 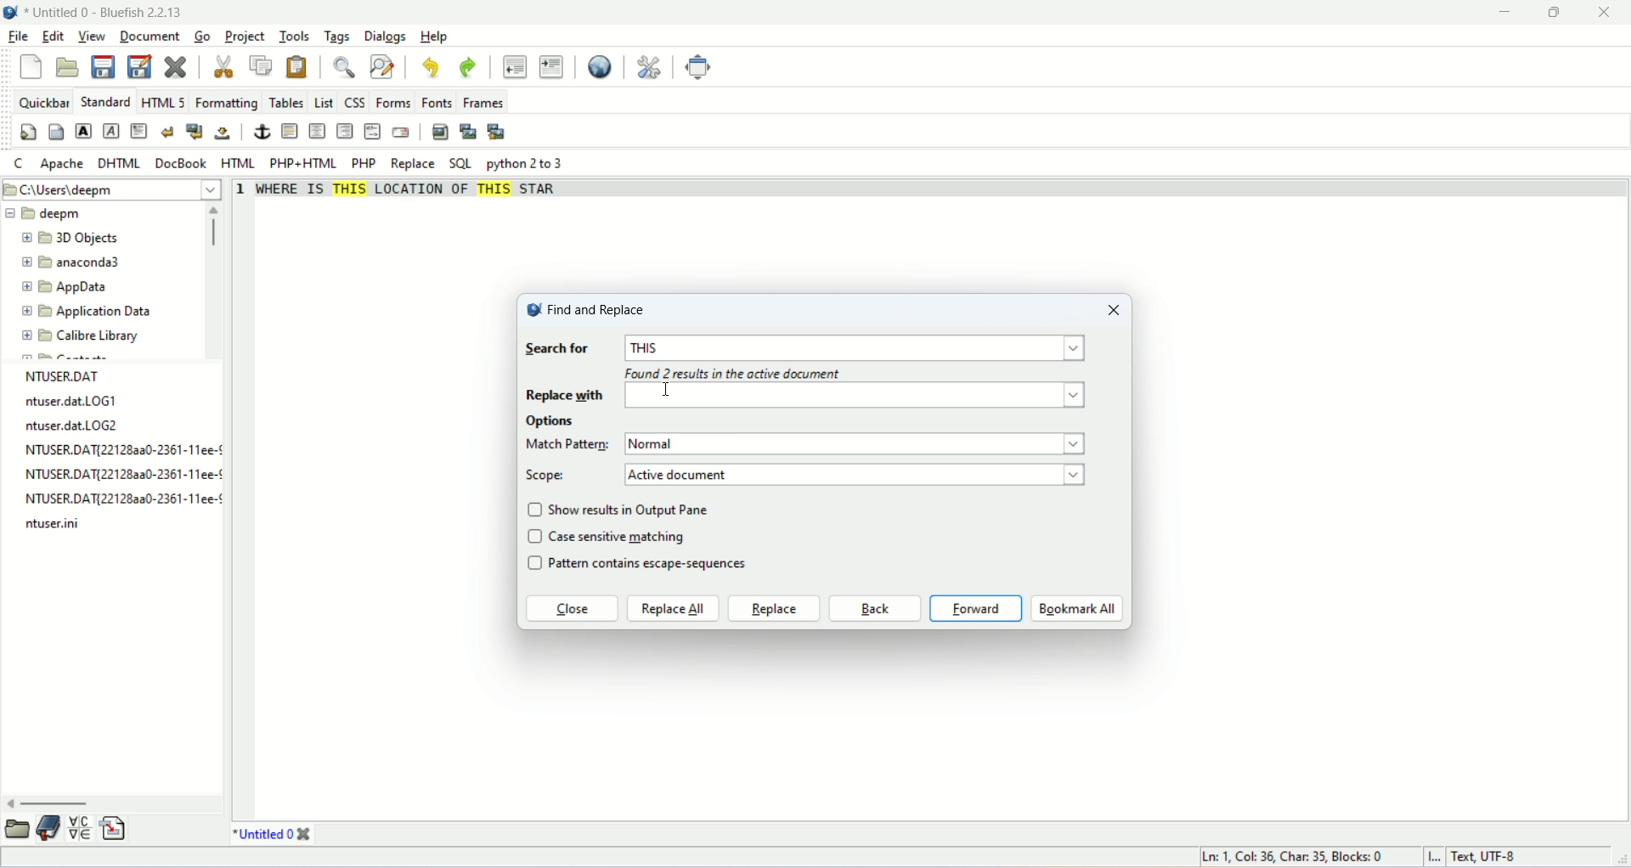 What do you see at coordinates (54, 522) in the screenshot?
I see `file name` at bounding box center [54, 522].